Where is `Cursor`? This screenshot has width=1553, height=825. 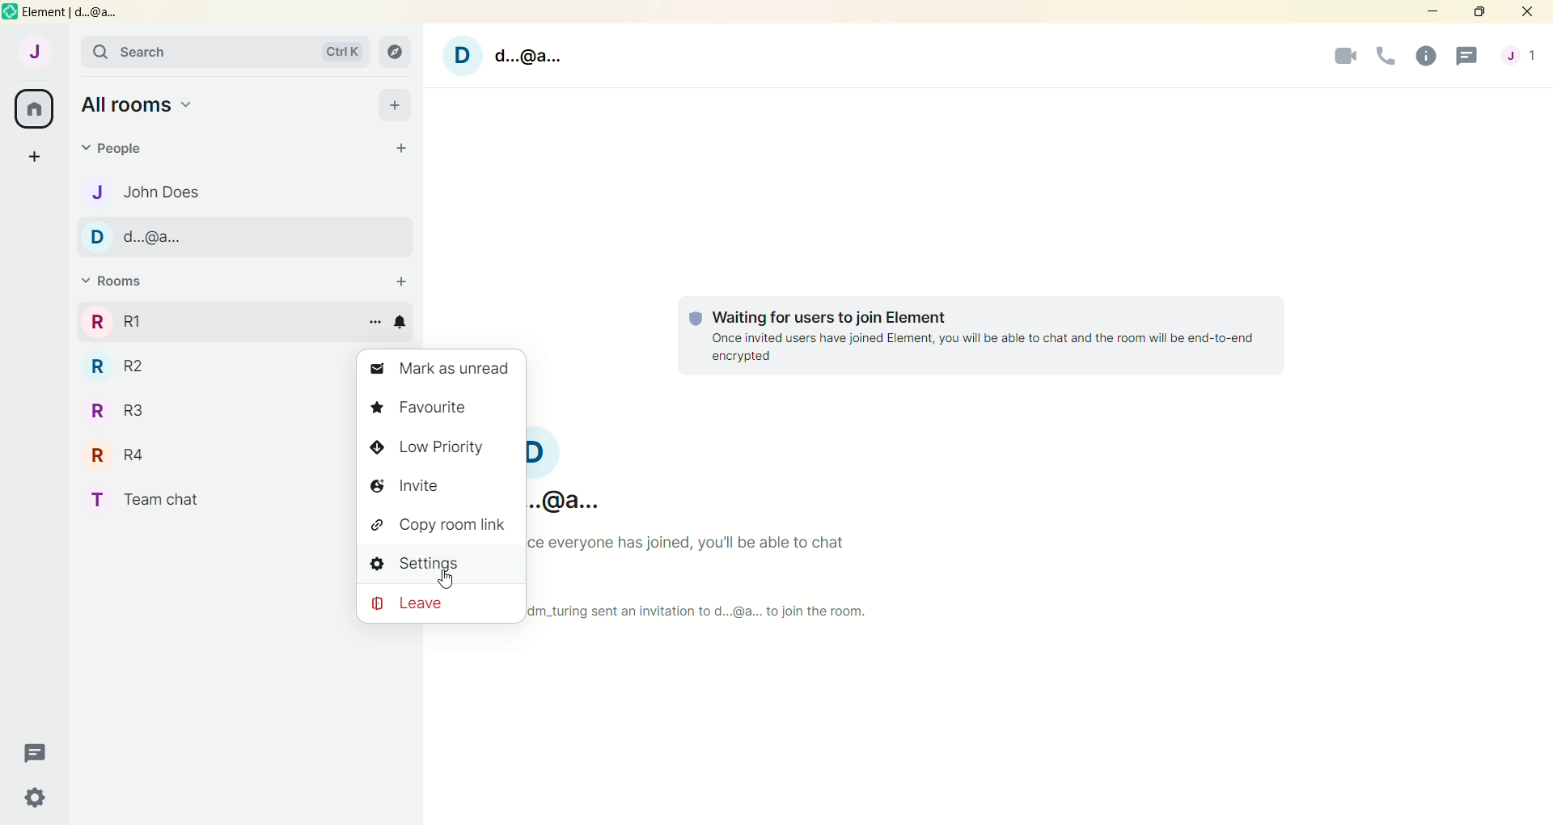
Cursor is located at coordinates (445, 579).